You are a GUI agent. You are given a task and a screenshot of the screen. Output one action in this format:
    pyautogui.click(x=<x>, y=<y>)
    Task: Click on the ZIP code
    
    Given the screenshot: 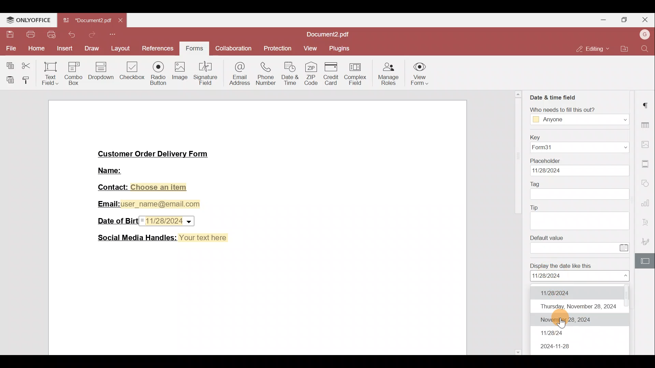 What is the action you would take?
    pyautogui.click(x=313, y=74)
    